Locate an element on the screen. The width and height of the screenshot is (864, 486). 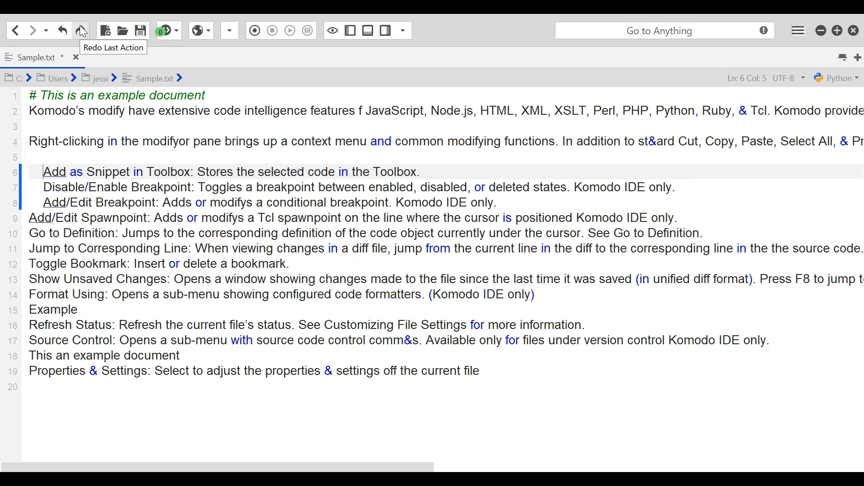
Show/Hide Bottom Pane is located at coordinates (368, 30).